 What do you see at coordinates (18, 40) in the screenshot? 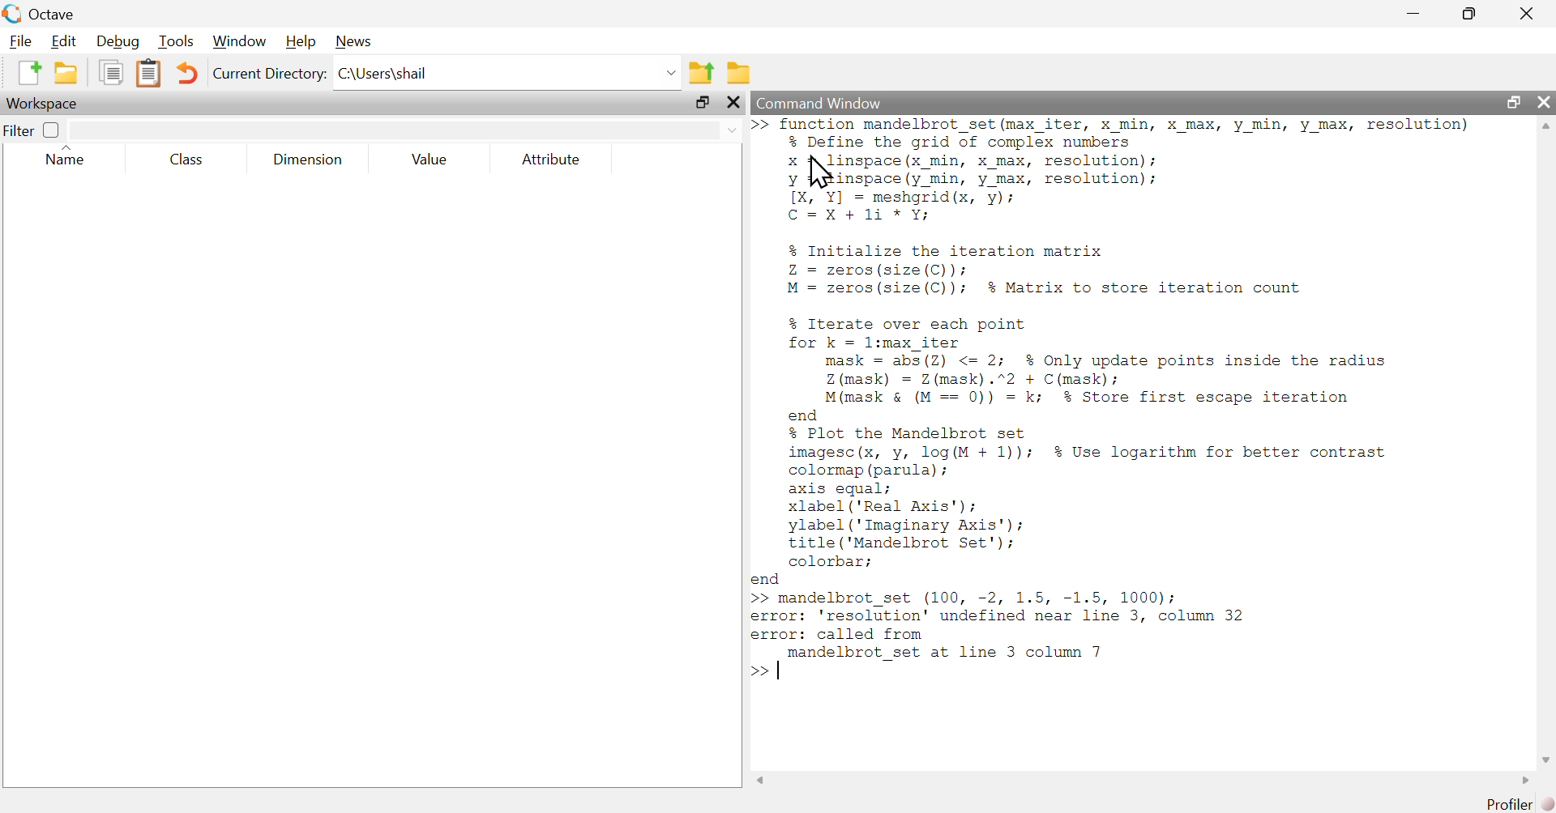
I see `File` at bounding box center [18, 40].